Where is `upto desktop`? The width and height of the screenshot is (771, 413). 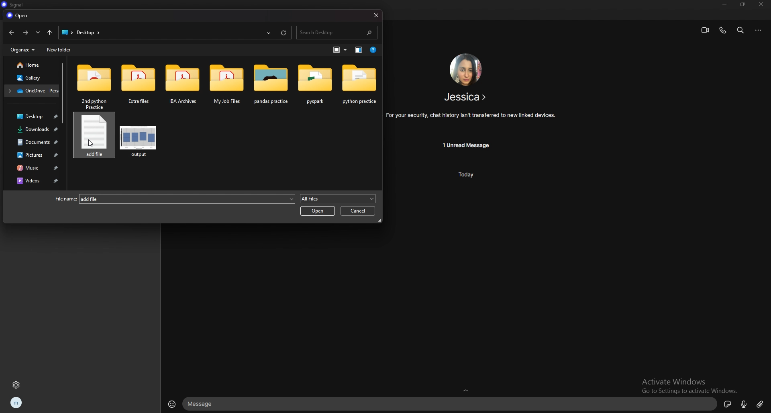
upto desktop is located at coordinates (50, 33).